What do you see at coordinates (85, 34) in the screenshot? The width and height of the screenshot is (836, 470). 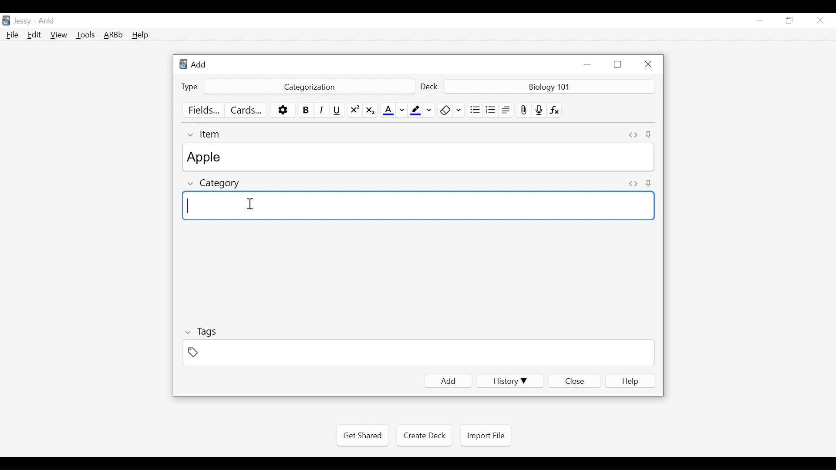 I see `Tools` at bounding box center [85, 34].